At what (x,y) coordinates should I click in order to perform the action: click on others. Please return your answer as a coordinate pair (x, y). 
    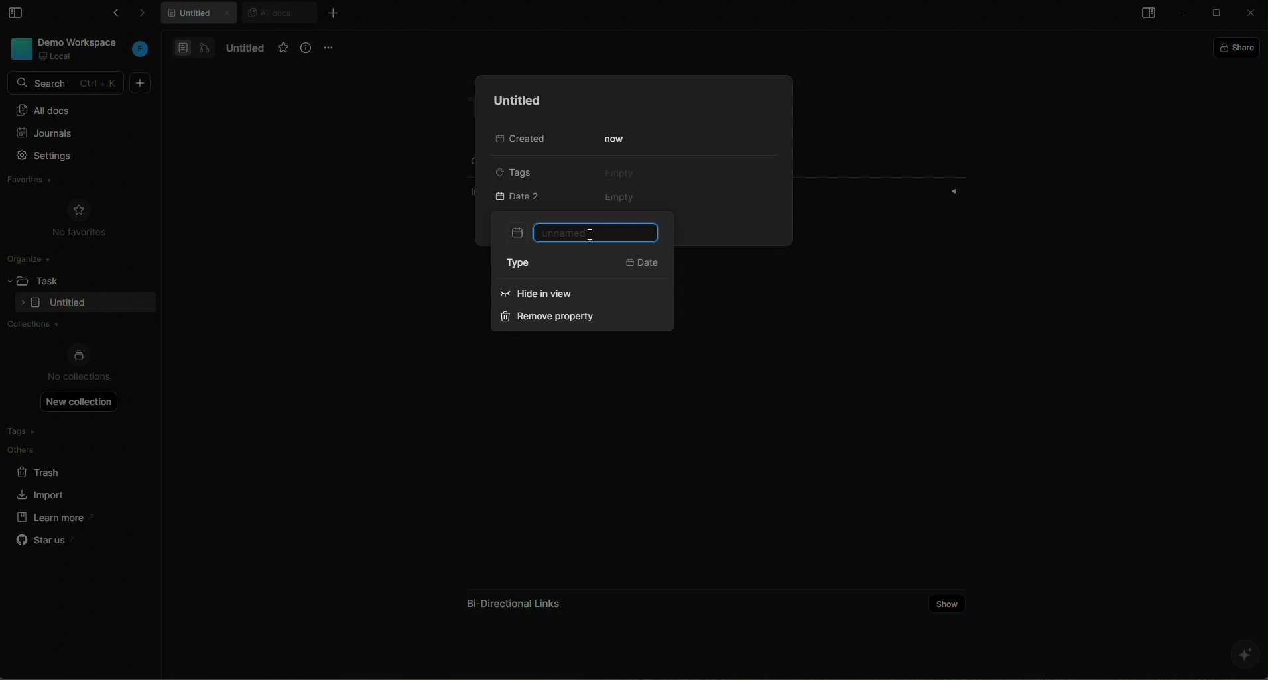
    Looking at the image, I should click on (50, 449).